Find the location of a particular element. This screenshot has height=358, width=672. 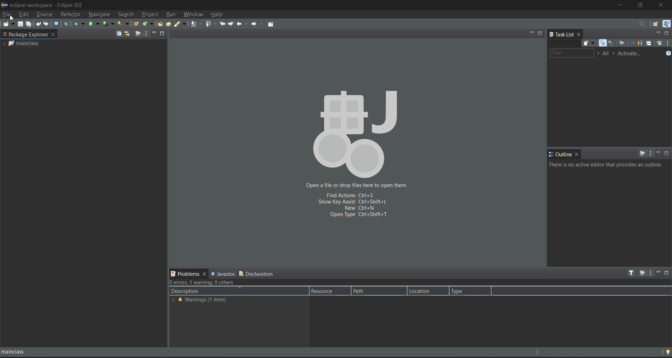

new java class is located at coordinates (149, 23).